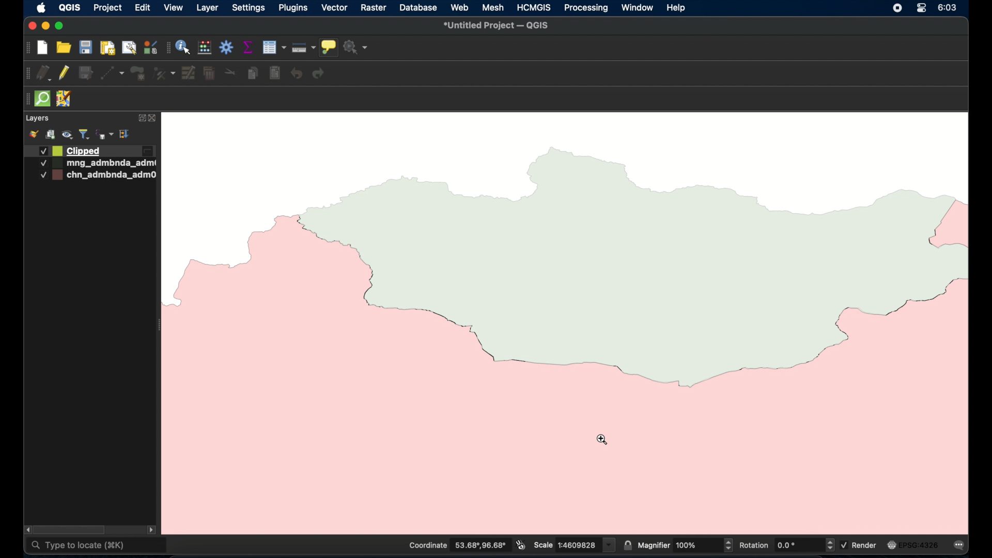 The image size is (992, 558). Describe the element at coordinates (205, 48) in the screenshot. I see `open field calculator` at that location.